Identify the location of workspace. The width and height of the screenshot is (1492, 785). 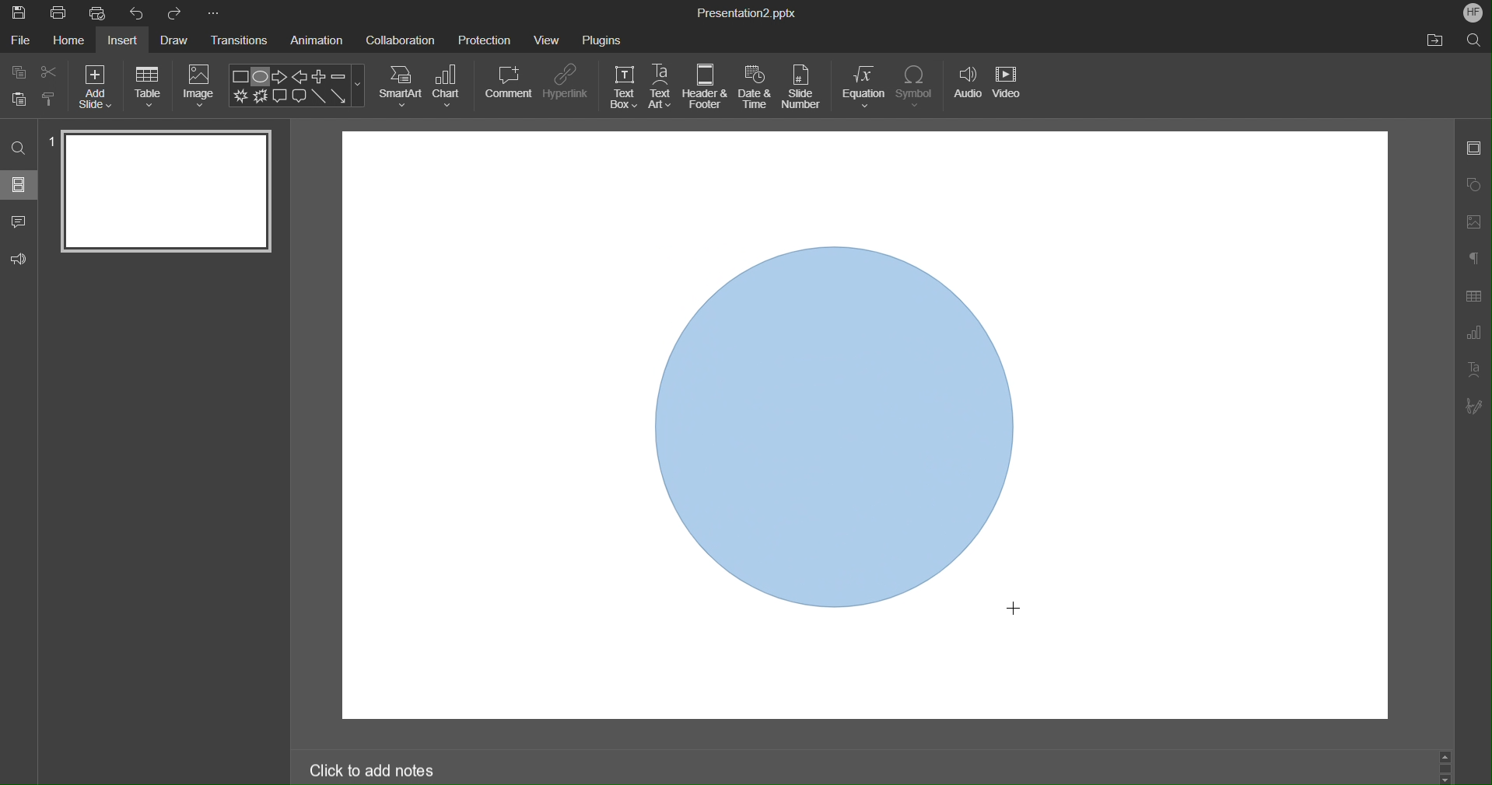
(844, 181).